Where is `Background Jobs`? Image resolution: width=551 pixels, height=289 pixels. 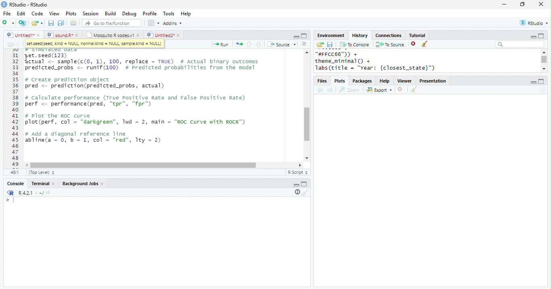
Background Jobs is located at coordinates (80, 184).